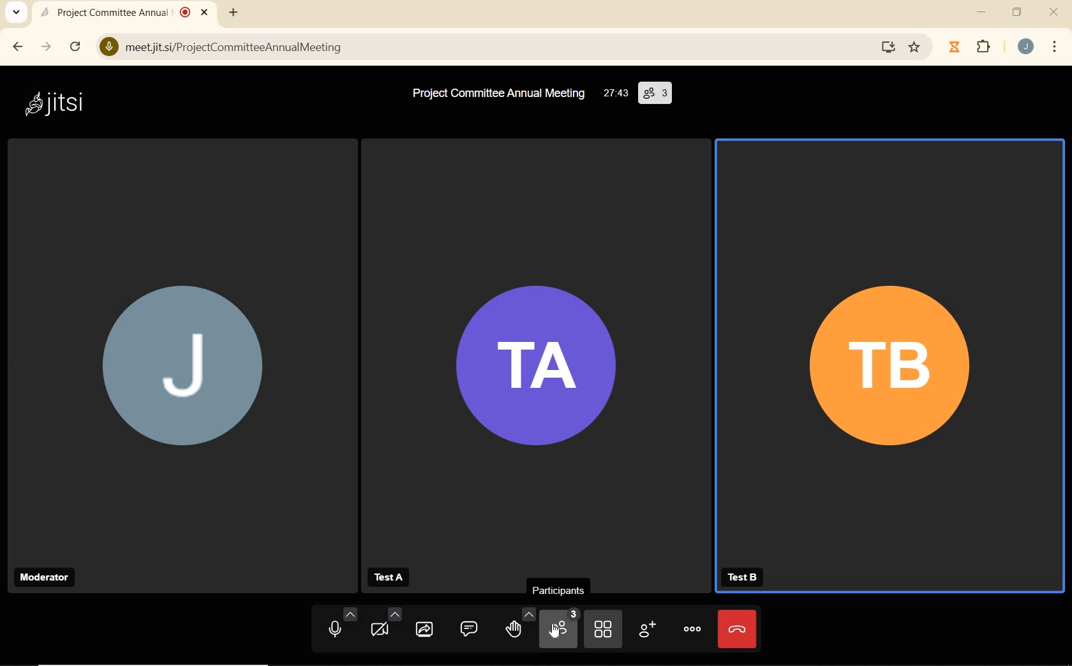 The image size is (1072, 666). Describe the element at coordinates (953, 48) in the screenshot. I see `Jibble` at that location.